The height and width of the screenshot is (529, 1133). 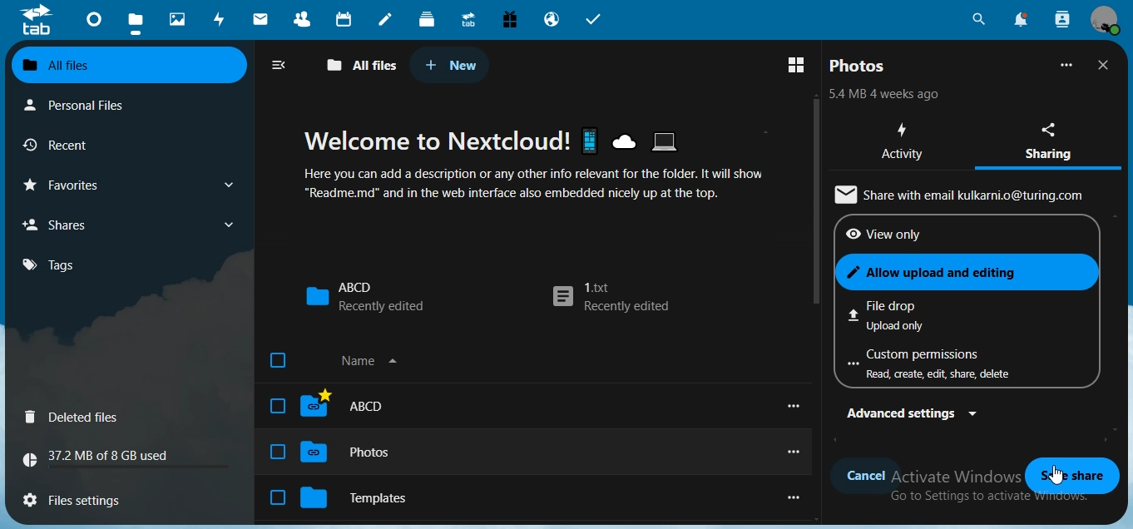 I want to click on files, so click(x=136, y=25).